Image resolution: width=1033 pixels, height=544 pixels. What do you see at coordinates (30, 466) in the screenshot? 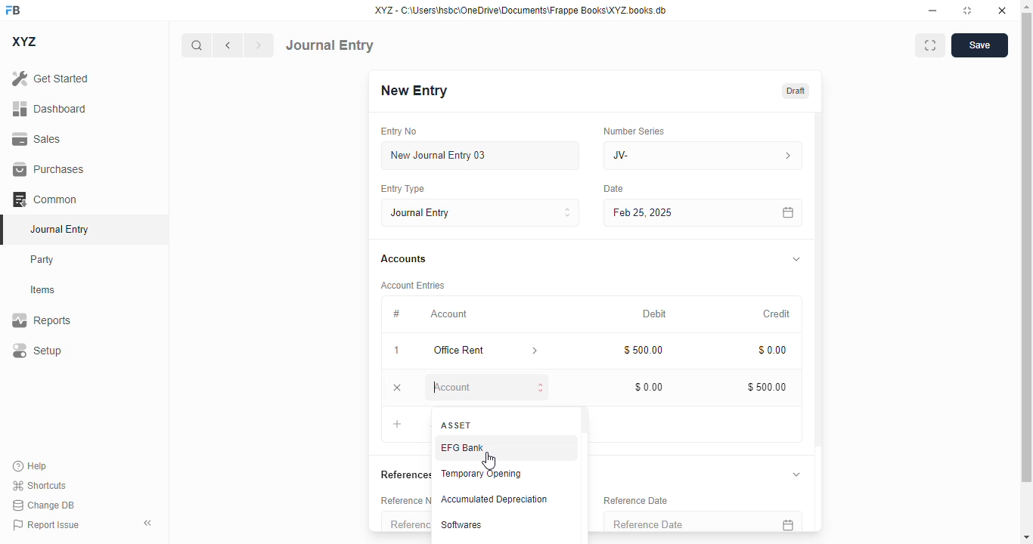
I see `help` at bounding box center [30, 466].